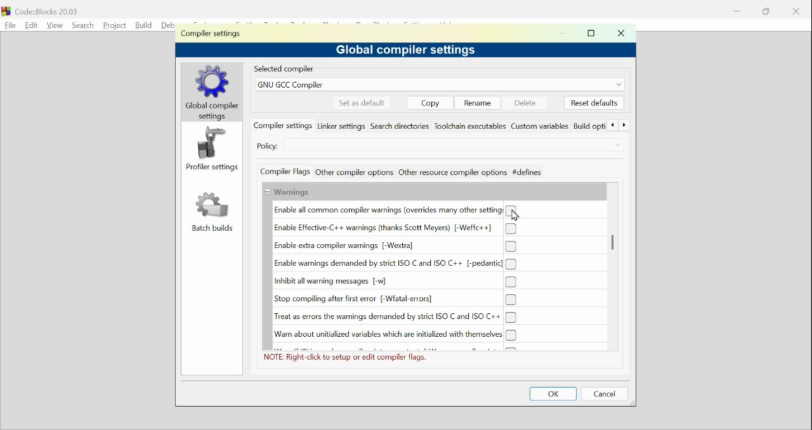  Describe the element at coordinates (41, 10) in the screenshot. I see `Code blocks 20.03` at that location.